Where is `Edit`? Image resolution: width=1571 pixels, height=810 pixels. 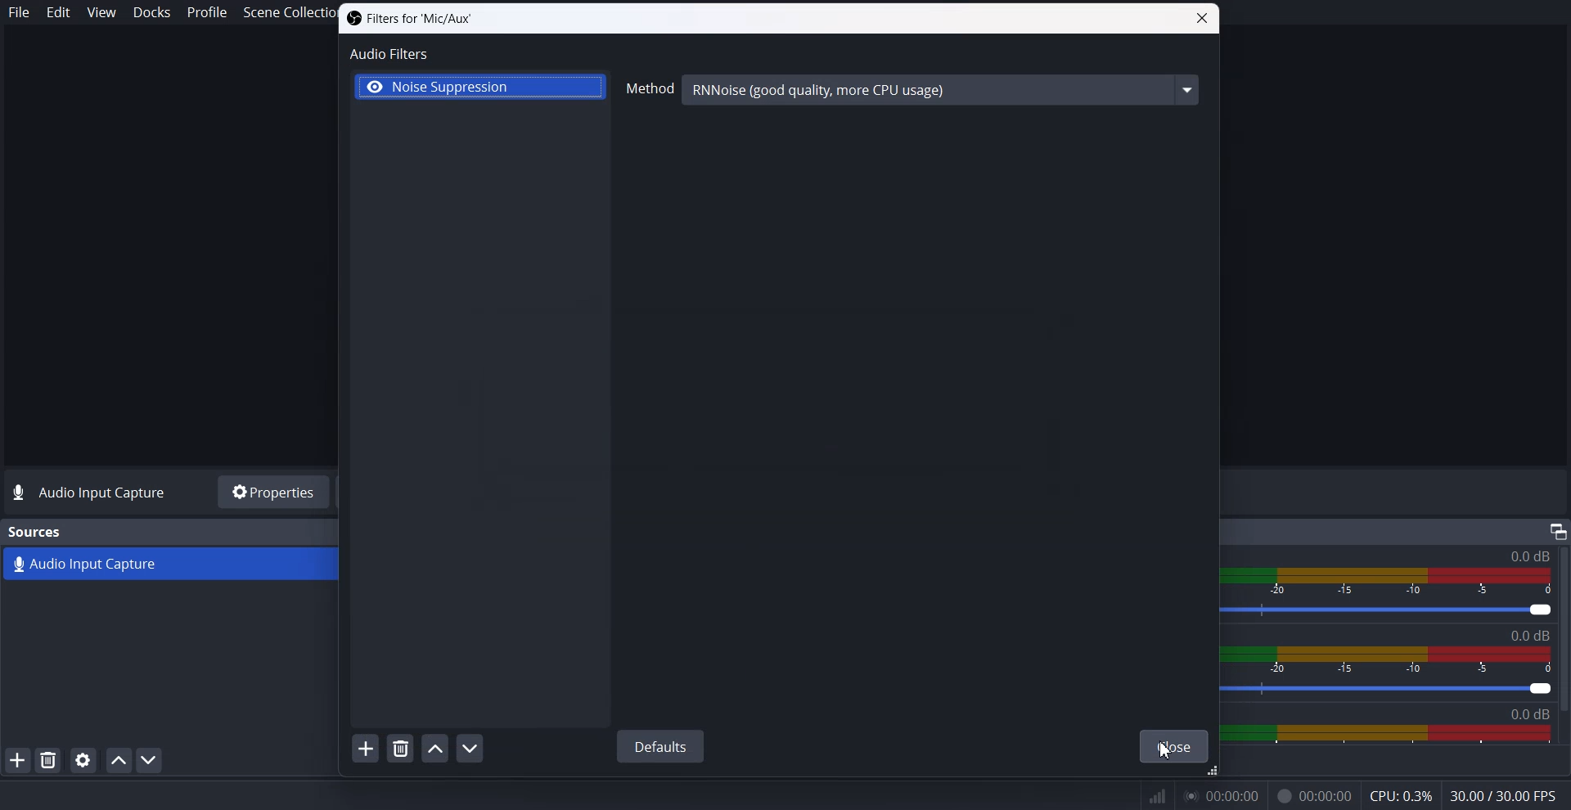
Edit is located at coordinates (59, 12).